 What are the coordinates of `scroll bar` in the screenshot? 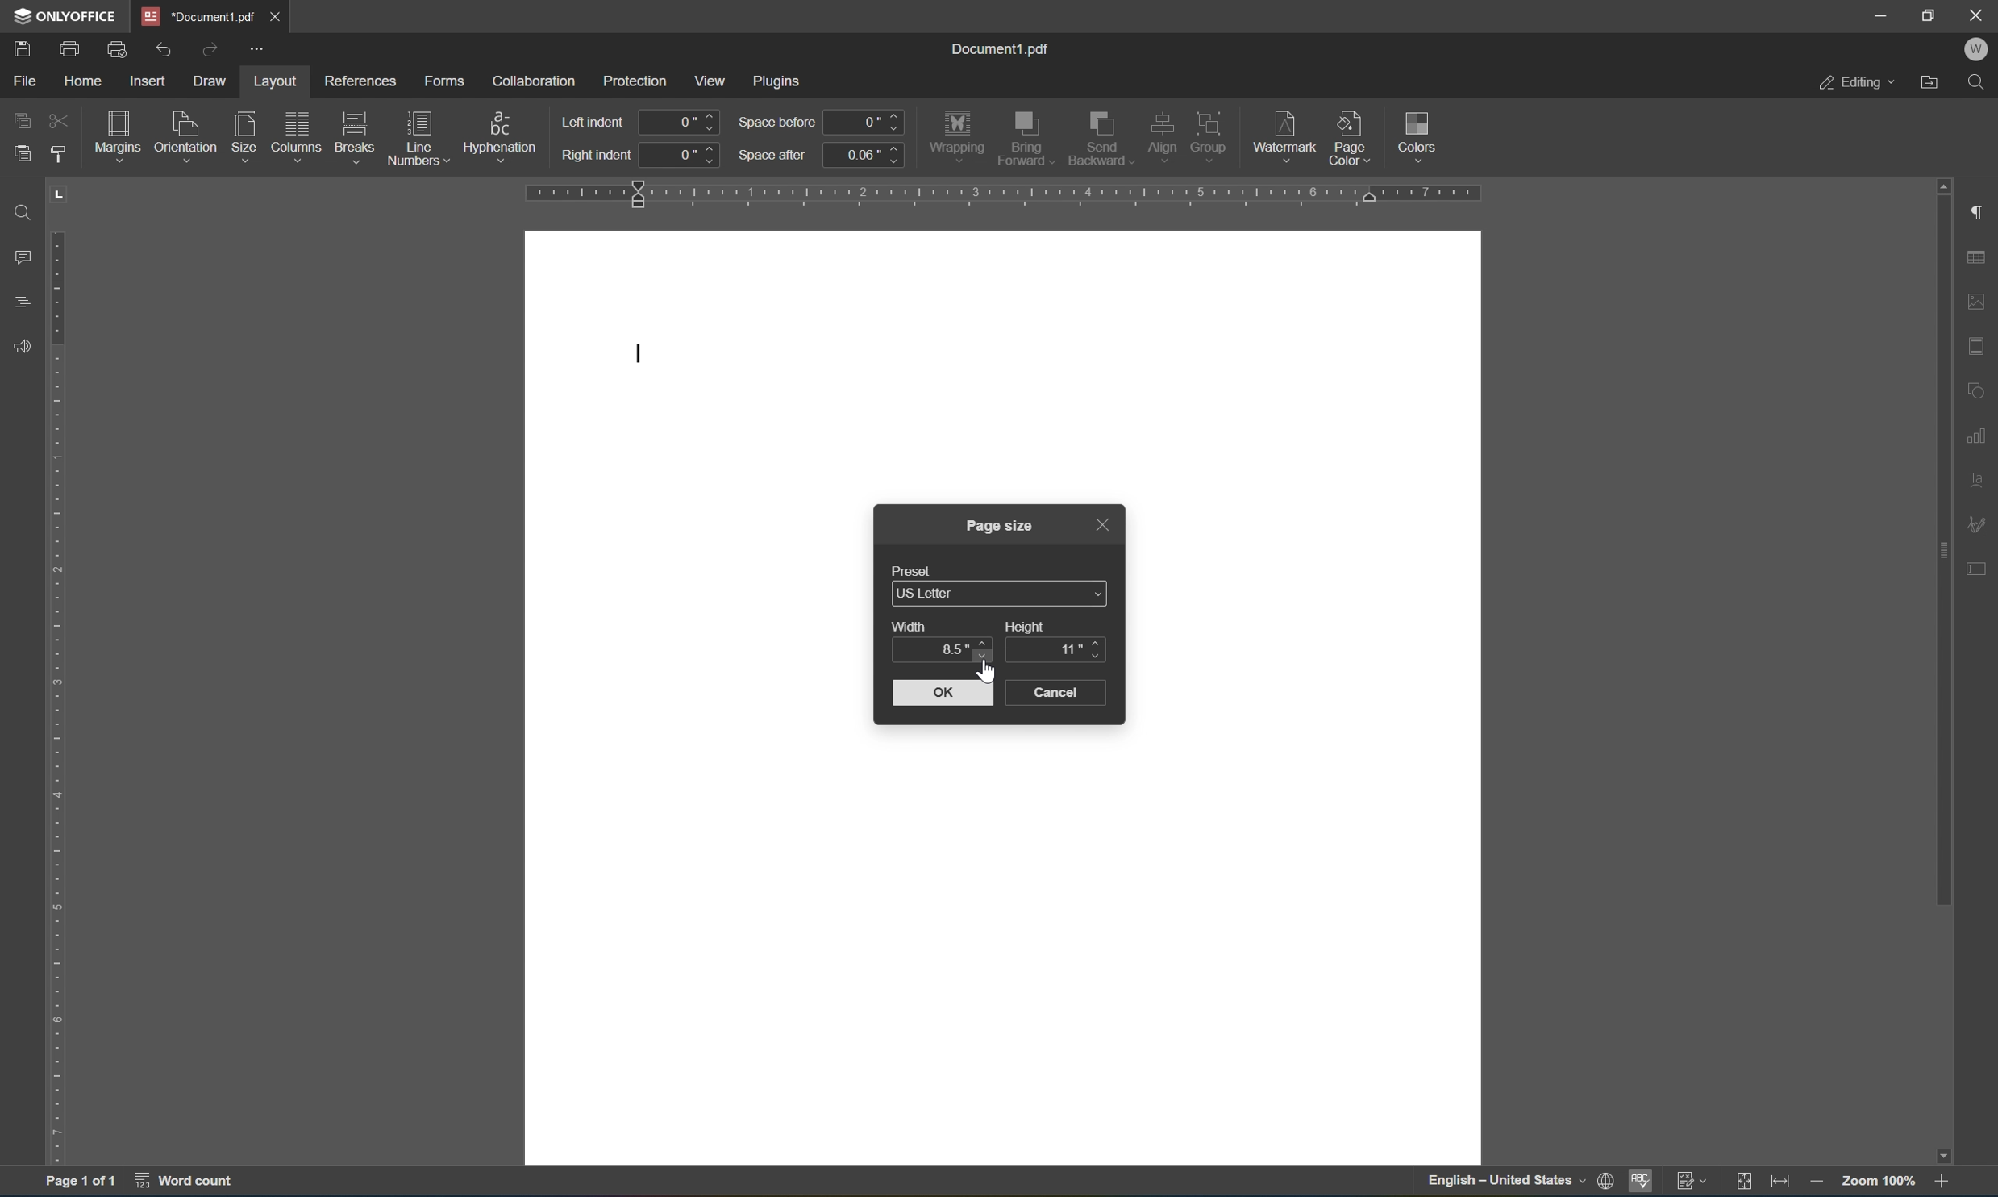 It's located at (1946, 669).